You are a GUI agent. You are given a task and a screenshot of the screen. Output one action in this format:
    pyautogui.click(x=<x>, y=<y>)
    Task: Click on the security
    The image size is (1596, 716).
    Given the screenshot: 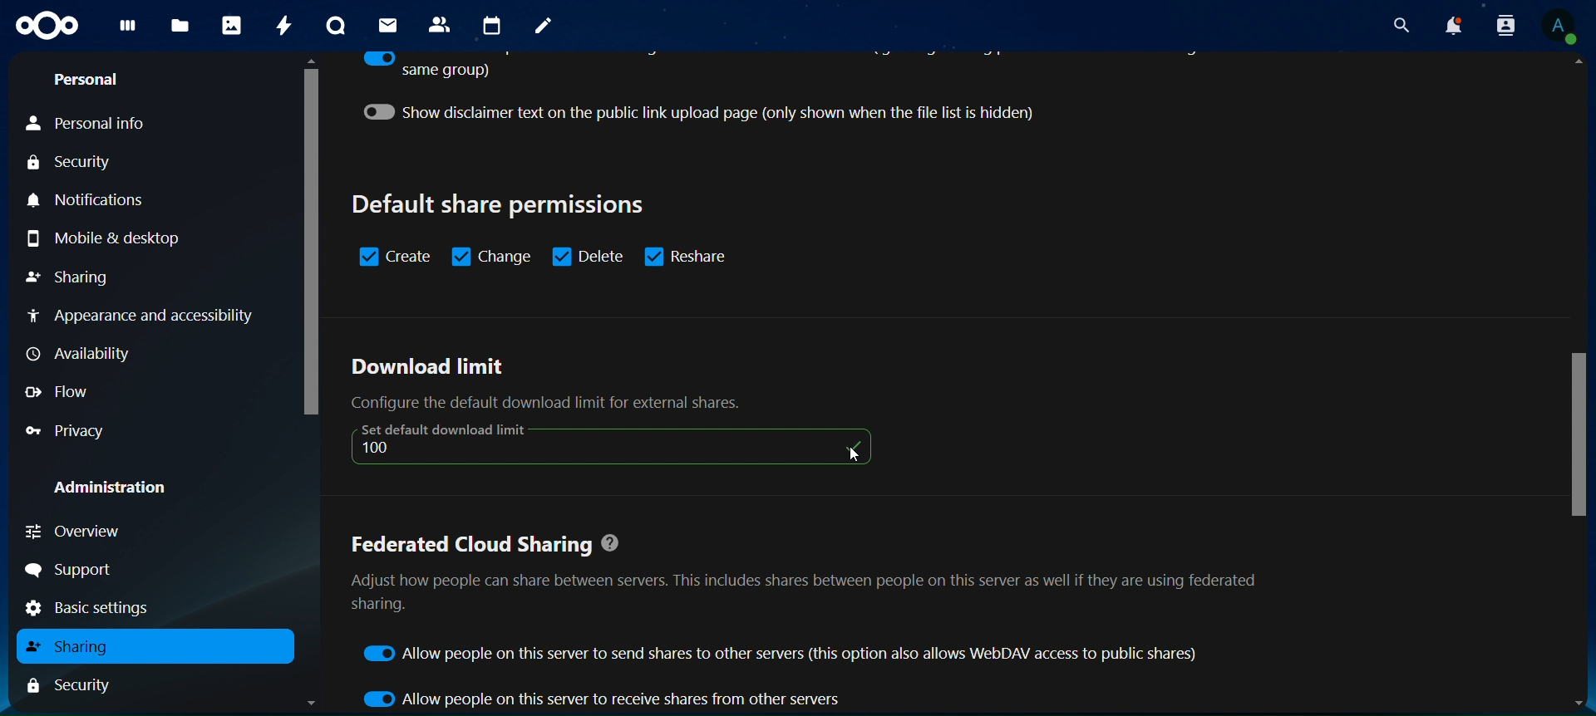 What is the action you would take?
    pyautogui.click(x=69, y=684)
    